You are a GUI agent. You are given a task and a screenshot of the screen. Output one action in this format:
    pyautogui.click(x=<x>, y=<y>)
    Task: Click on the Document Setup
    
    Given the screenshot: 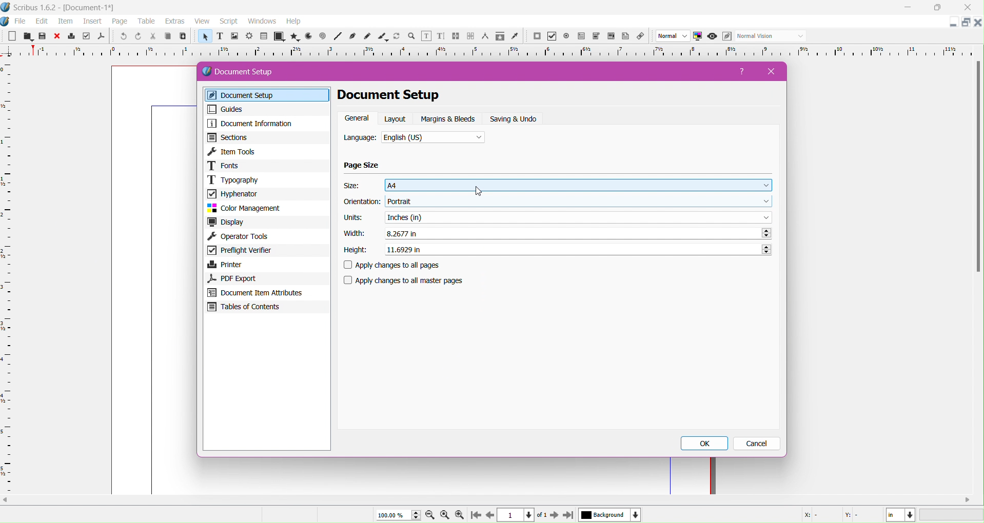 What is the action you would take?
    pyautogui.click(x=269, y=95)
    